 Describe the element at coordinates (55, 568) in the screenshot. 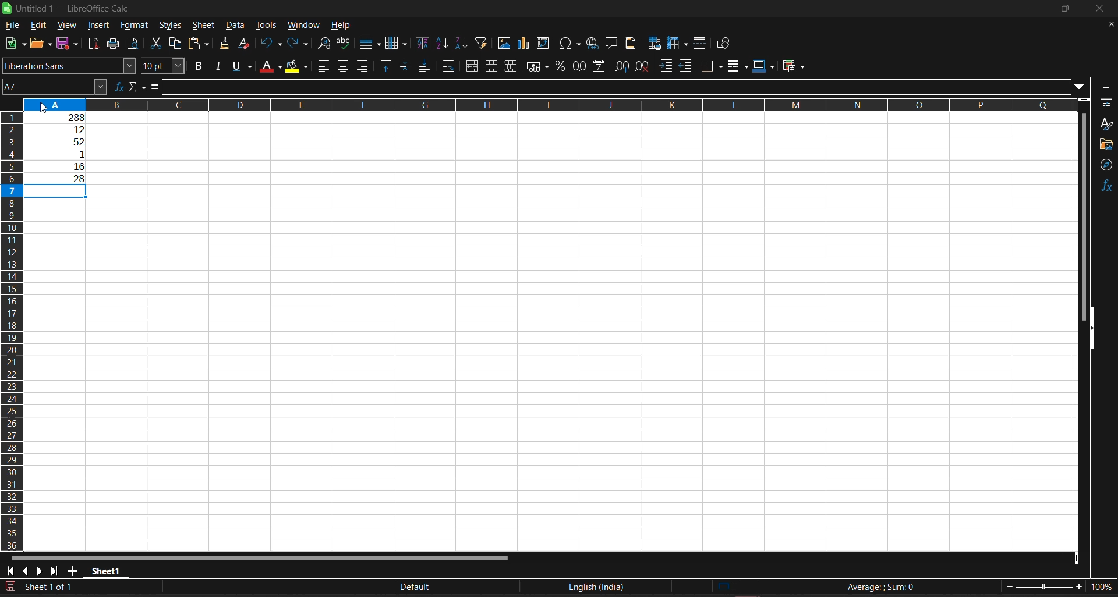

I see `scroll to  last sheet` at that location.